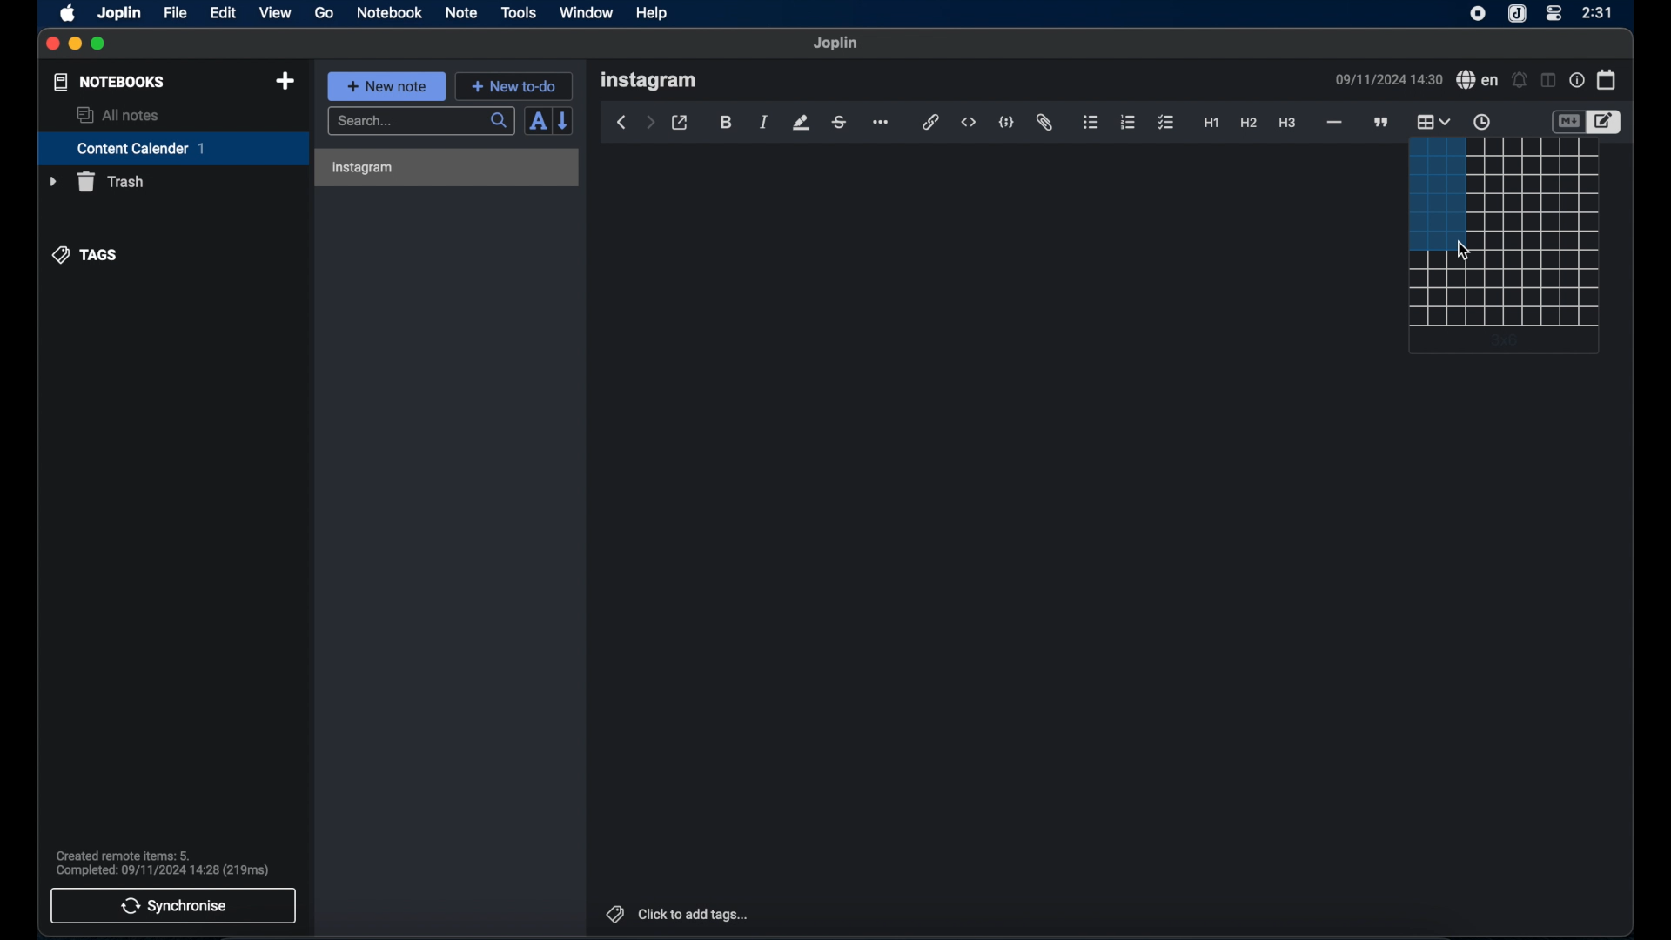 The height and width of the screenshot is (940, 1671). What do you see at coordinates (1433, 121) in the screenshot?
I see `table highlighted` at bounding box center [1433, 121].